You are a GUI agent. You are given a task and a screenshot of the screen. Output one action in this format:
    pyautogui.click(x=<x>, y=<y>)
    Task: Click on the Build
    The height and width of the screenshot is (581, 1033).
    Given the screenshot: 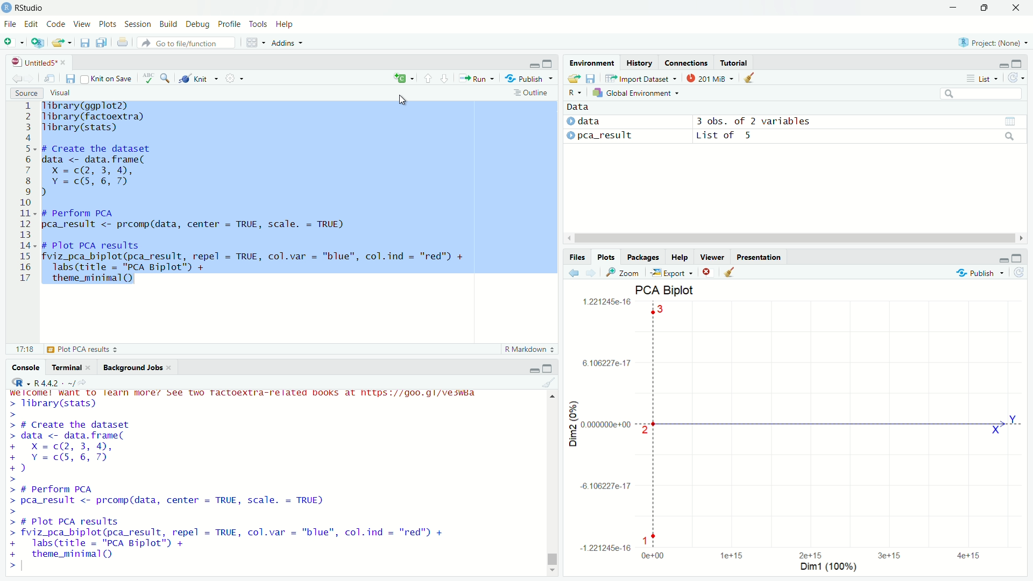 What is the action you would take?
    pyautogui.click(x=169, y=25)
    